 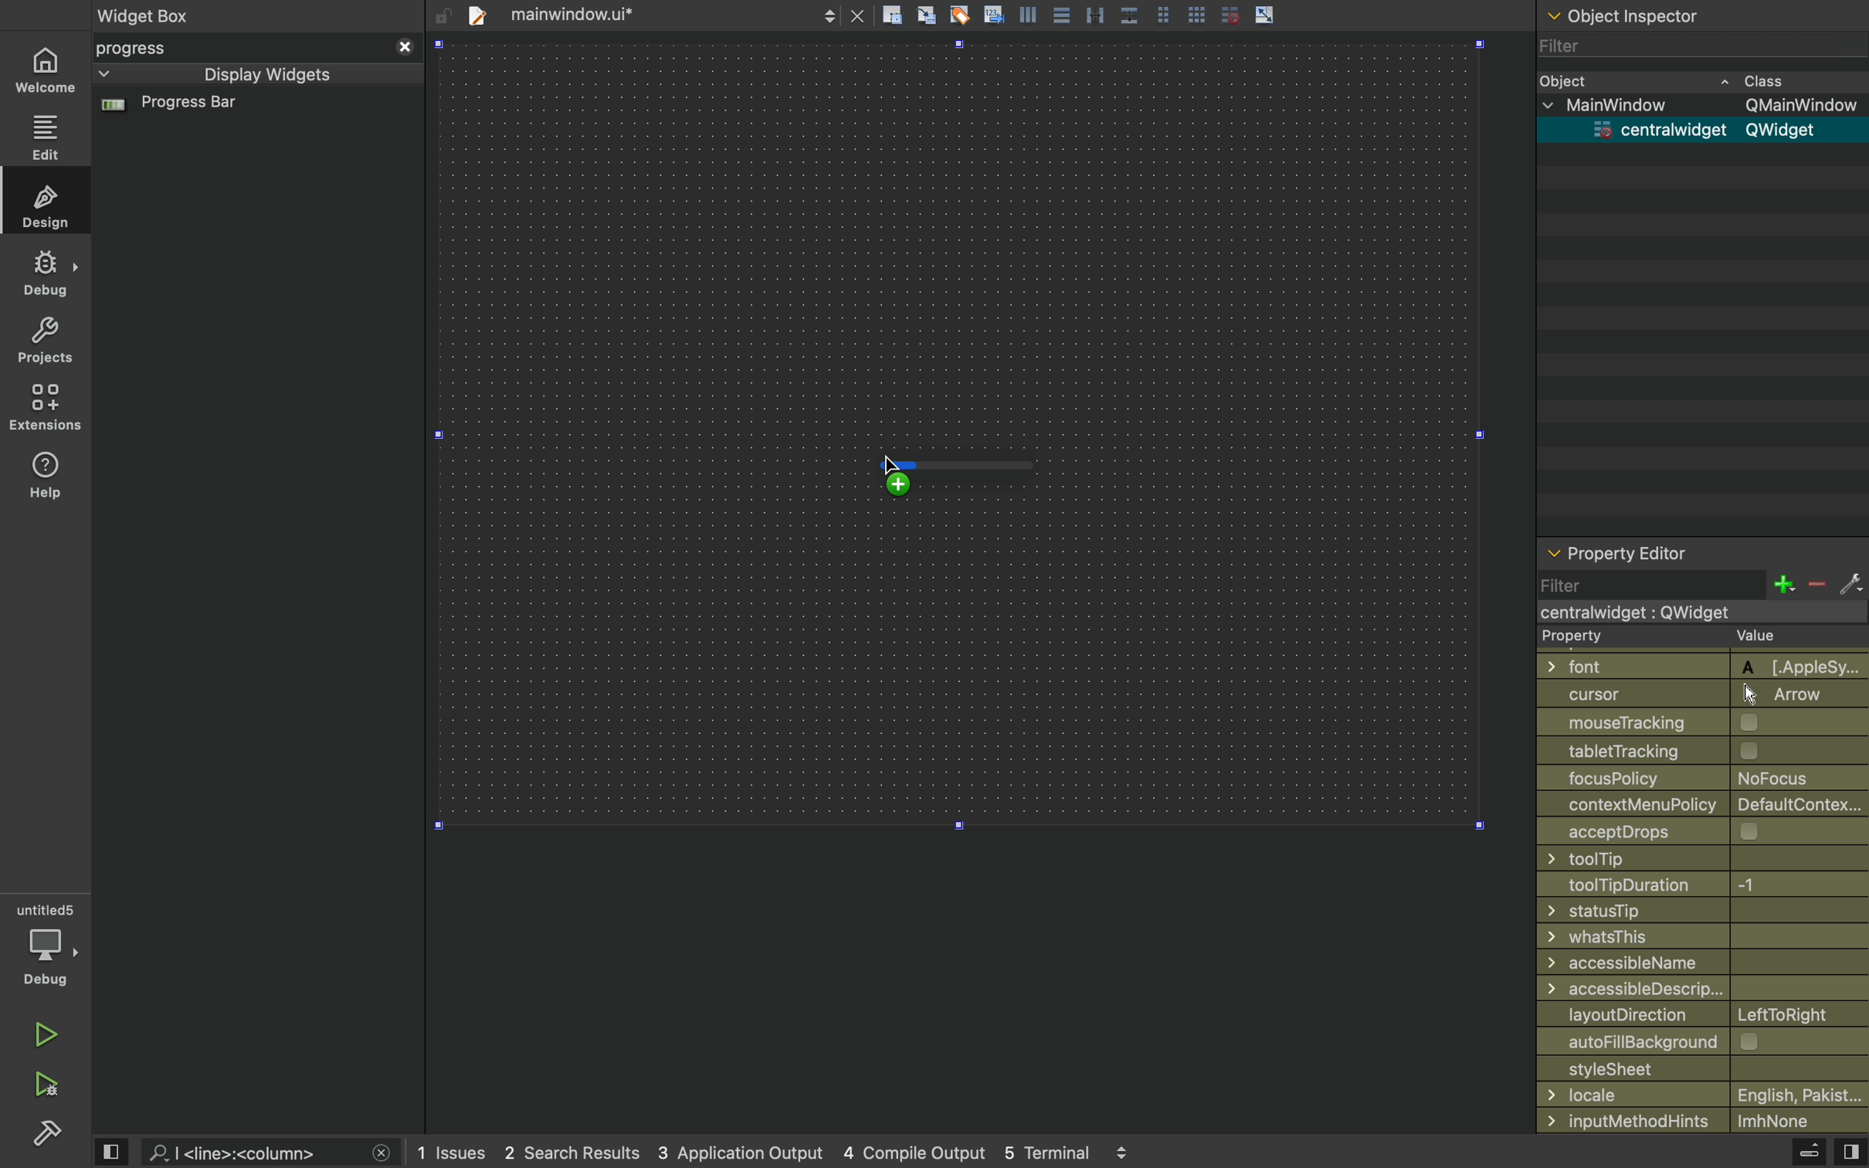 What do you see at coordinates (47, 272) in the screenshot?
I see `debug` at bounding box center [47, 272].